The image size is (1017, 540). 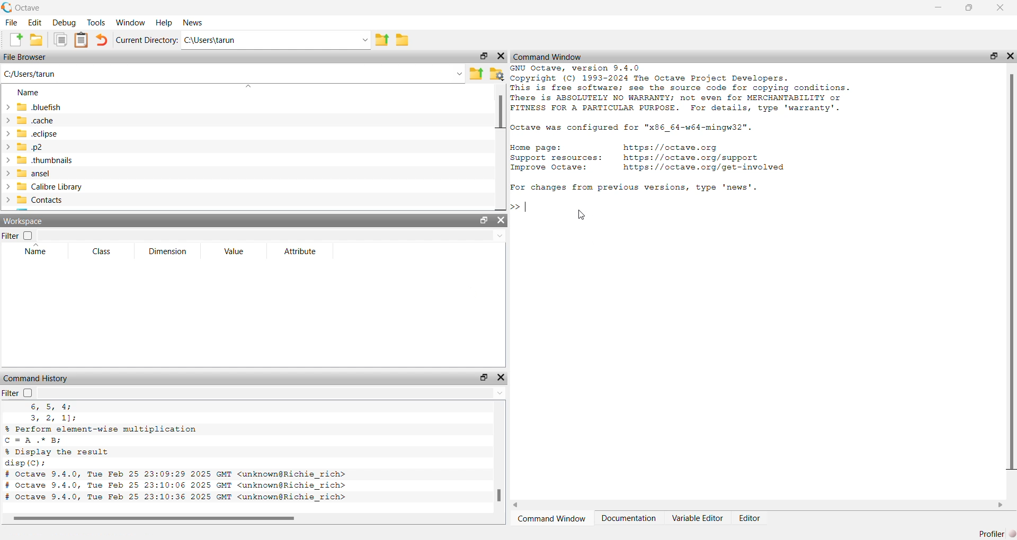 What do you see at coordinates (1002, 8) in the screenshot?
I see `Close` at bounding box center [1002, 8].